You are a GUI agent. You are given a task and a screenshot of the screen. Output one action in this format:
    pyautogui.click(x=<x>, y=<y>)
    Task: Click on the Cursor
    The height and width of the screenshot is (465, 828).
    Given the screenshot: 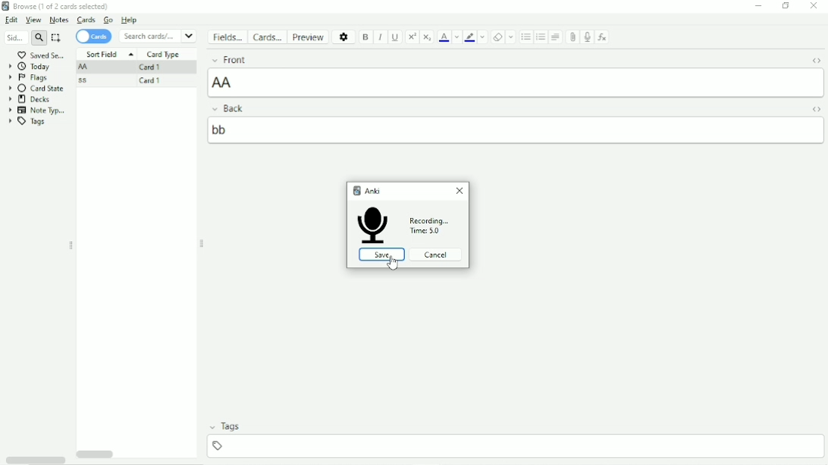 What is the action you would take?
    pyautogui.click(x=394, y=265)
    